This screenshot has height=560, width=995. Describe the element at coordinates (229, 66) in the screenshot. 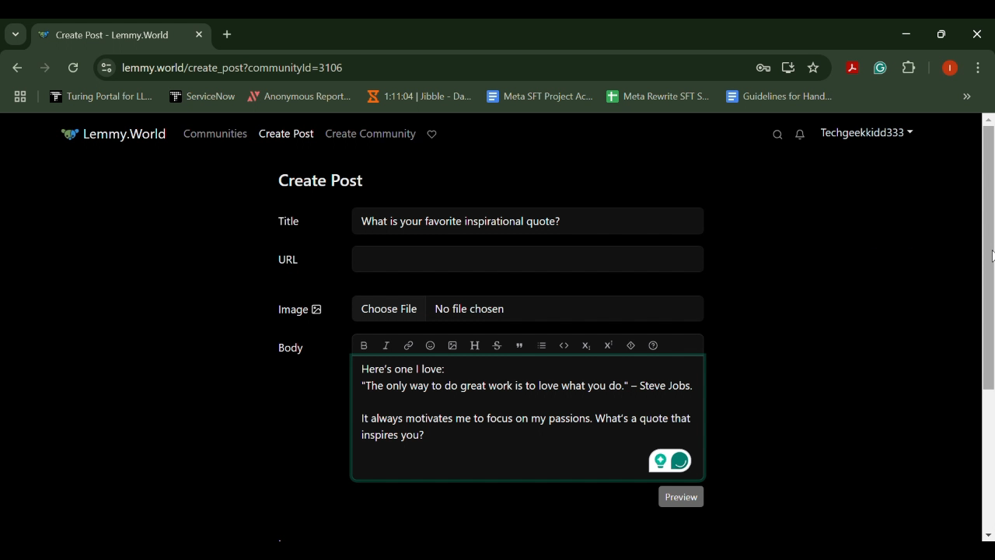

I see `lemmy.world/create_post?communityld=3106` at that location.